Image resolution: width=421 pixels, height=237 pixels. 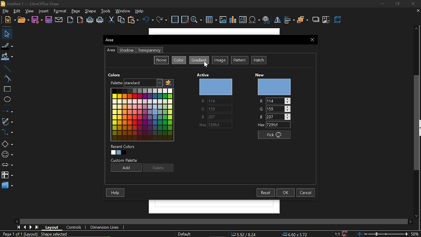 I want to click on 3d shapes, so click(x=7, y=186).